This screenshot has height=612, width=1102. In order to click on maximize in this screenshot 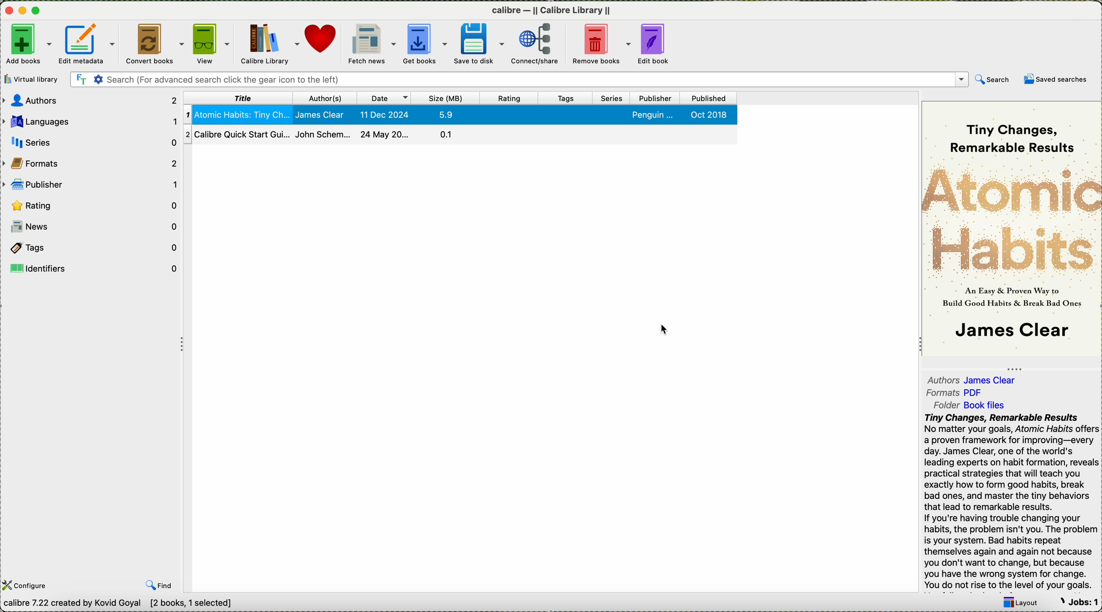, I will do `click(38, 11)`.